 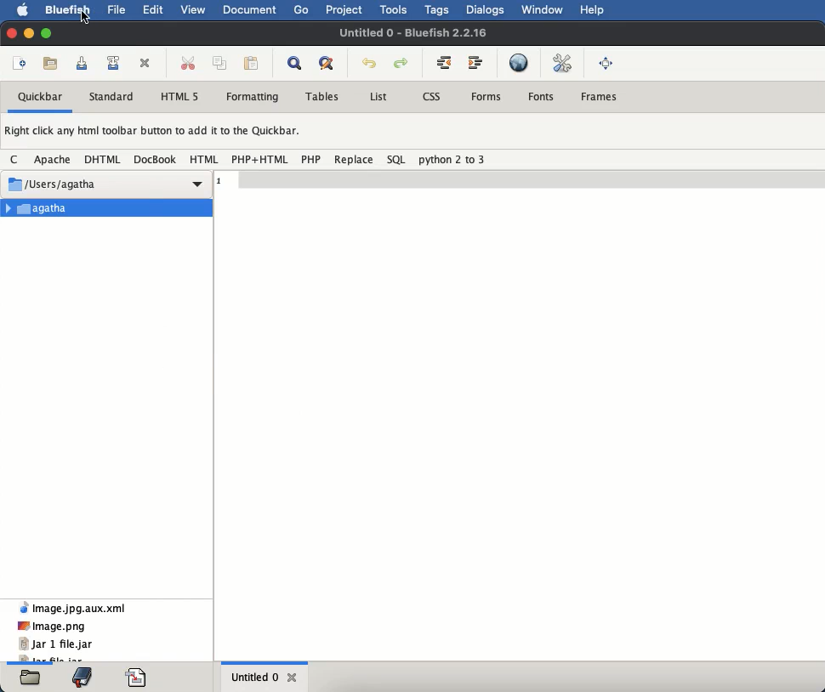 I want to click on full screen, so click(x=606, y=65).